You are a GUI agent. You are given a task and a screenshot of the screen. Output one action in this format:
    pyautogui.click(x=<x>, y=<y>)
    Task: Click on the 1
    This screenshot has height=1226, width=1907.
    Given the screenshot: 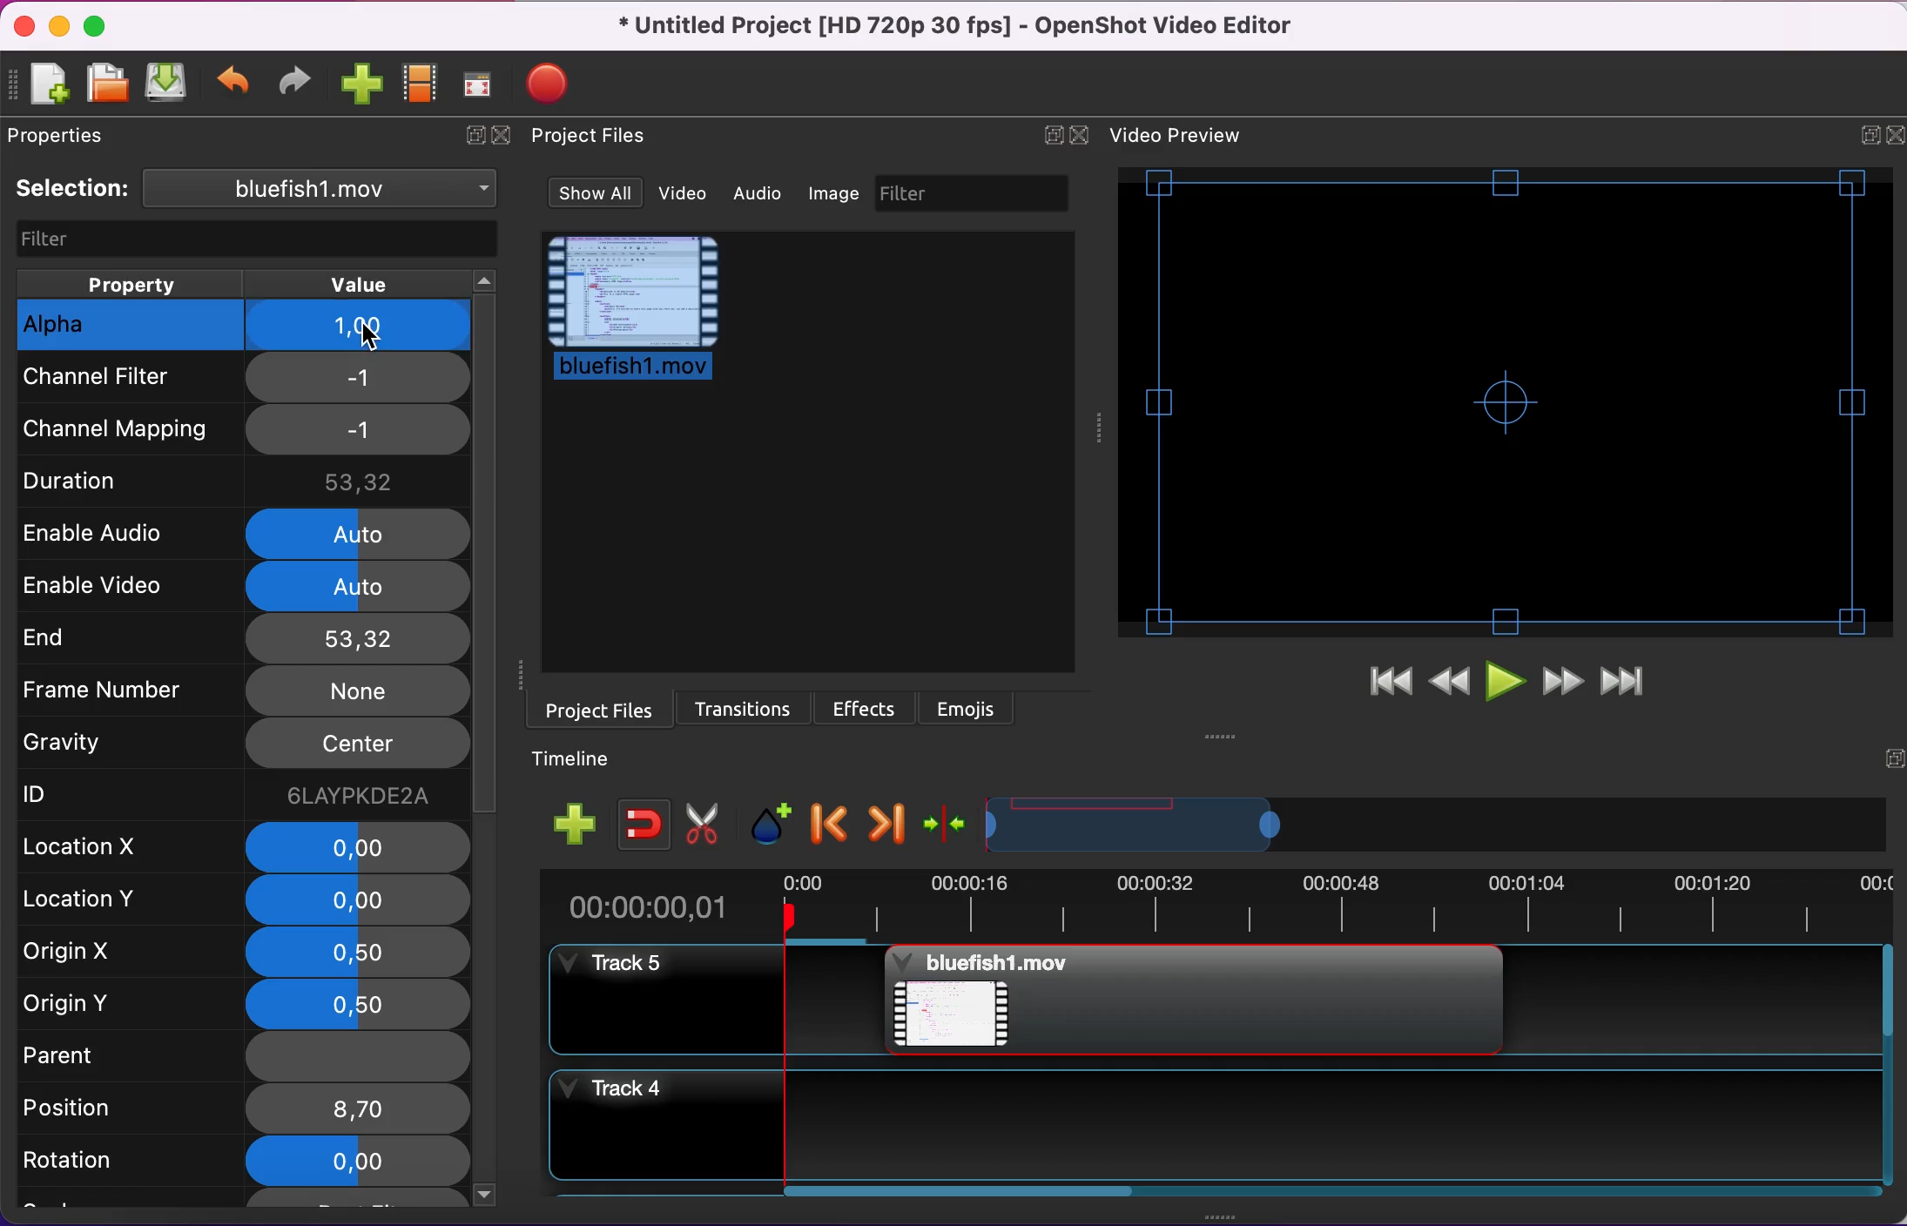 What is the action you would take?
    pyautogui.click(x=361, y=328)
    